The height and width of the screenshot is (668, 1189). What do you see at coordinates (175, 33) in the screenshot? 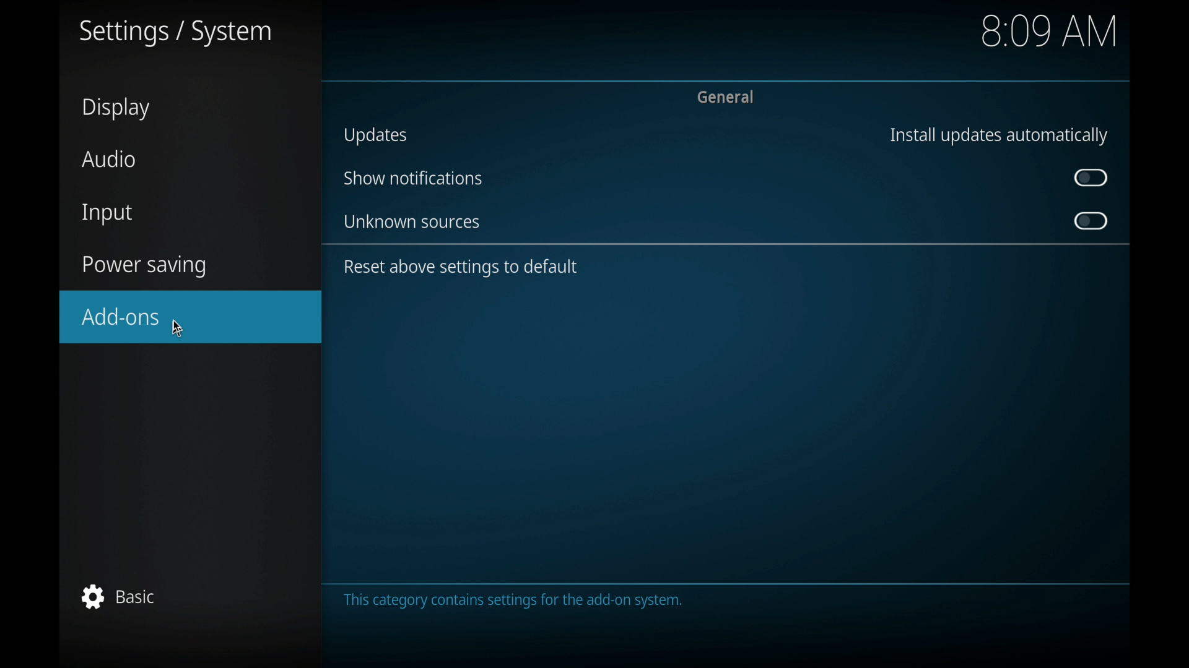
I see `settings/system` at bounding box center [175, 33].